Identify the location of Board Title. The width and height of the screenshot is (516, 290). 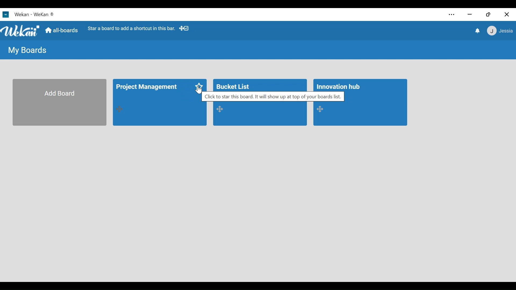
(234, 86).